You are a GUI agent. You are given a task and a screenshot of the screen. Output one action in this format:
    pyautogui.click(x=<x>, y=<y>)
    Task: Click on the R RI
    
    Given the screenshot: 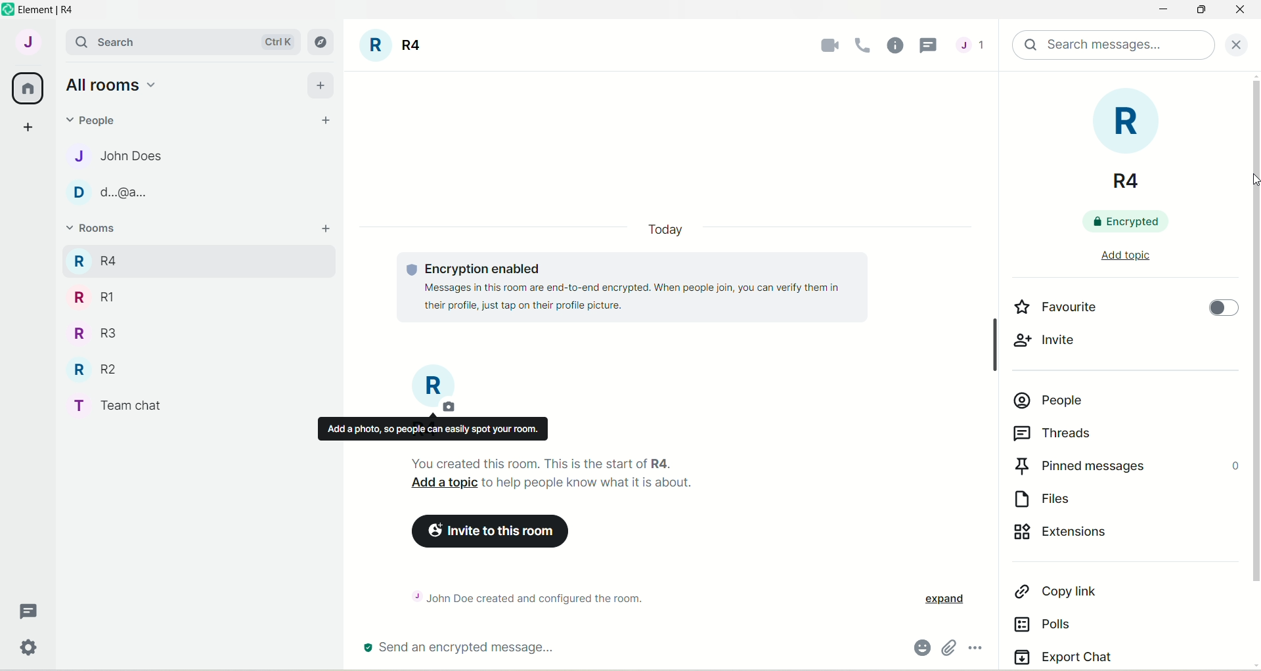 What is the action you would take?
    pyautogui.click(x=94, y=297)
    